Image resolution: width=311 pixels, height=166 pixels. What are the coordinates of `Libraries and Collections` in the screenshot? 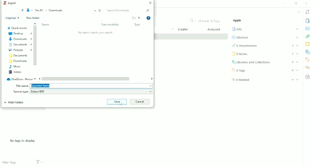 It's located at (307, 52).